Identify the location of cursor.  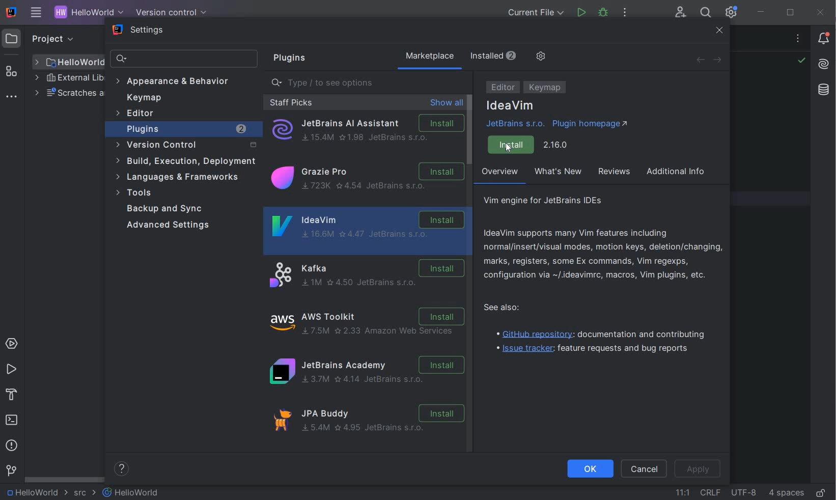
(507, 147).